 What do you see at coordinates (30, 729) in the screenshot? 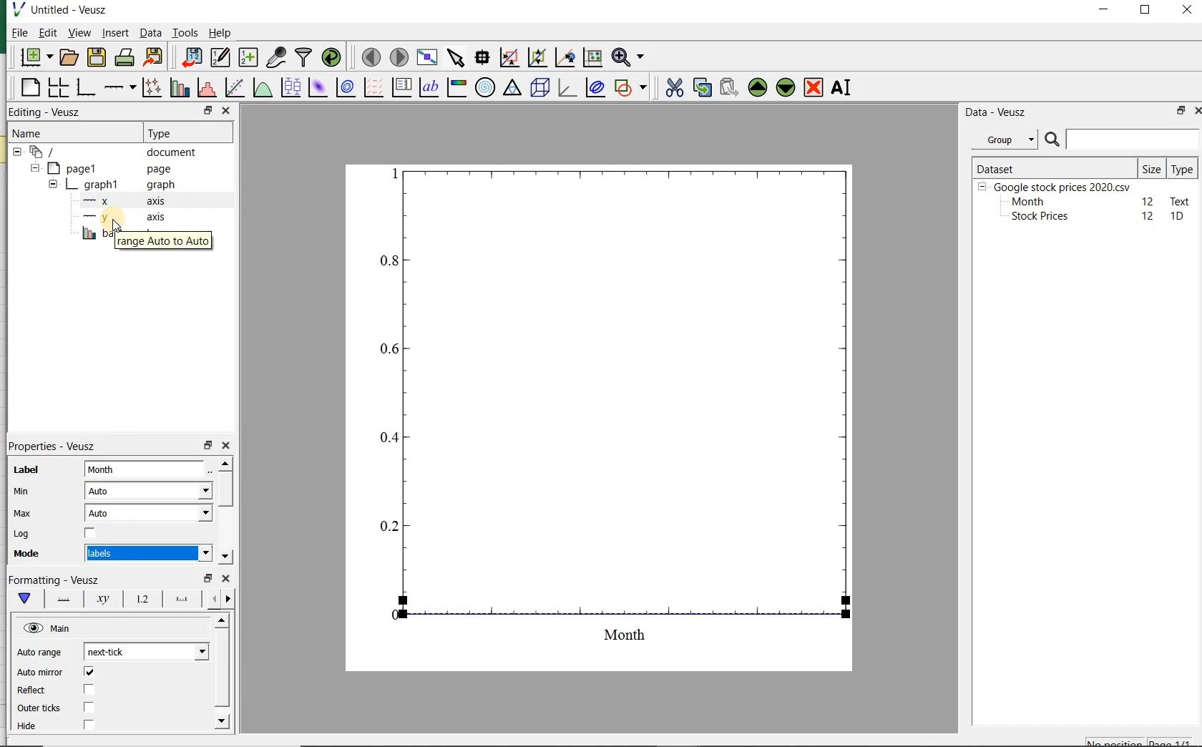
I see `Hide` at bounding box center [30, 729].